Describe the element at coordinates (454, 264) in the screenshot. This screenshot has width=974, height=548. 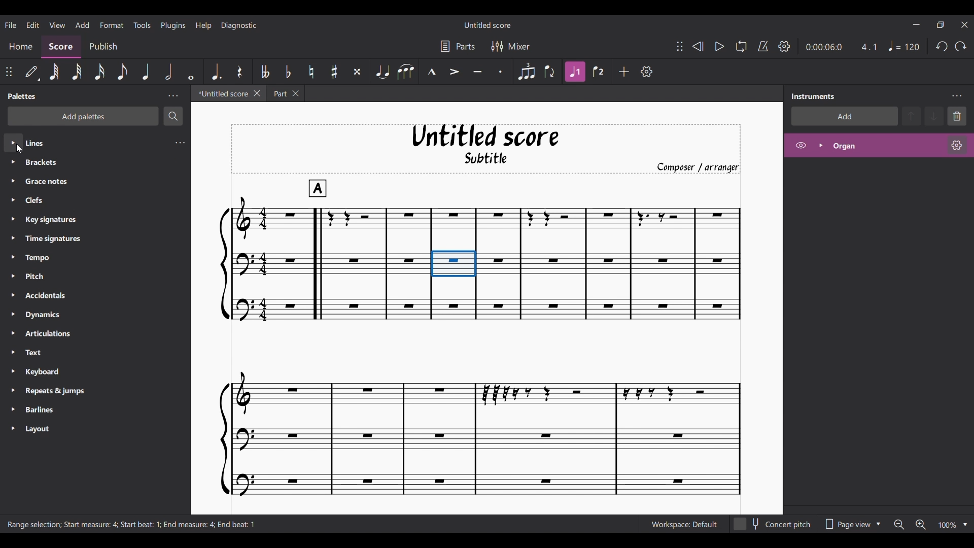
I see `Current selection highlighted` at that location.